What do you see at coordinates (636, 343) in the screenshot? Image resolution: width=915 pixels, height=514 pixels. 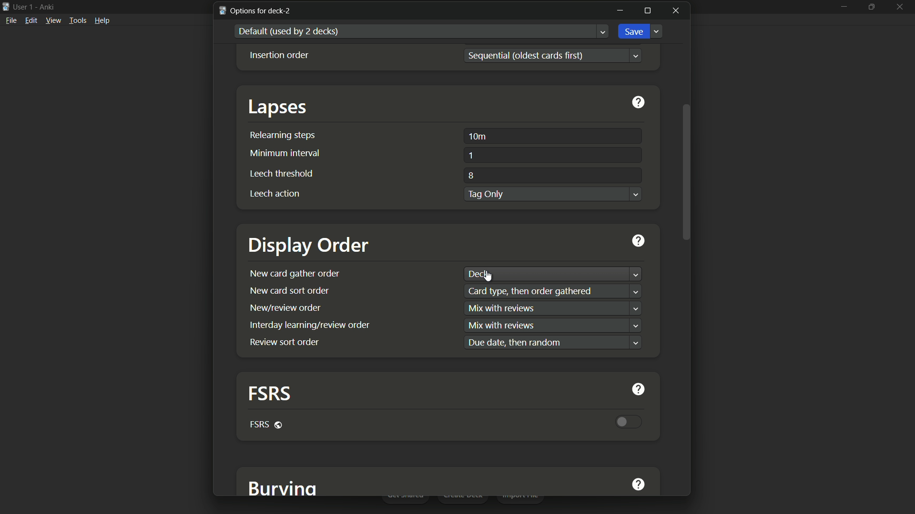 I see `dropdown` at bounding box center [636, 343].